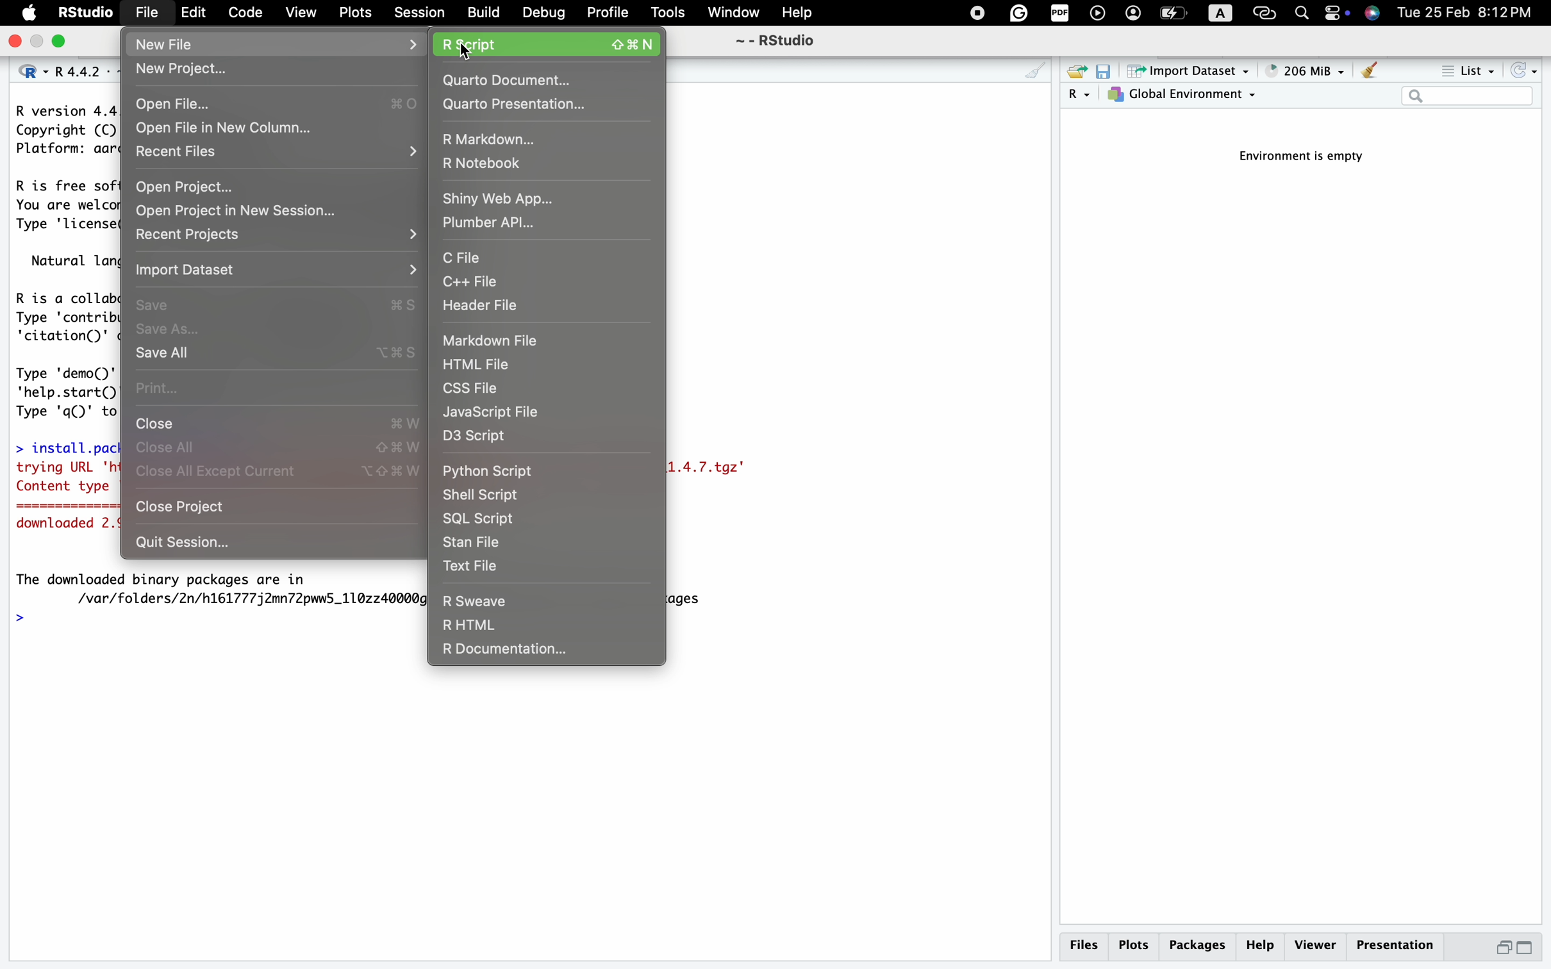 This screenshot has width=1551, height=969. What do you see at coordinates (62, 206) in the screenshot?
I see `description of R and license` at bounding box center [62, 206].